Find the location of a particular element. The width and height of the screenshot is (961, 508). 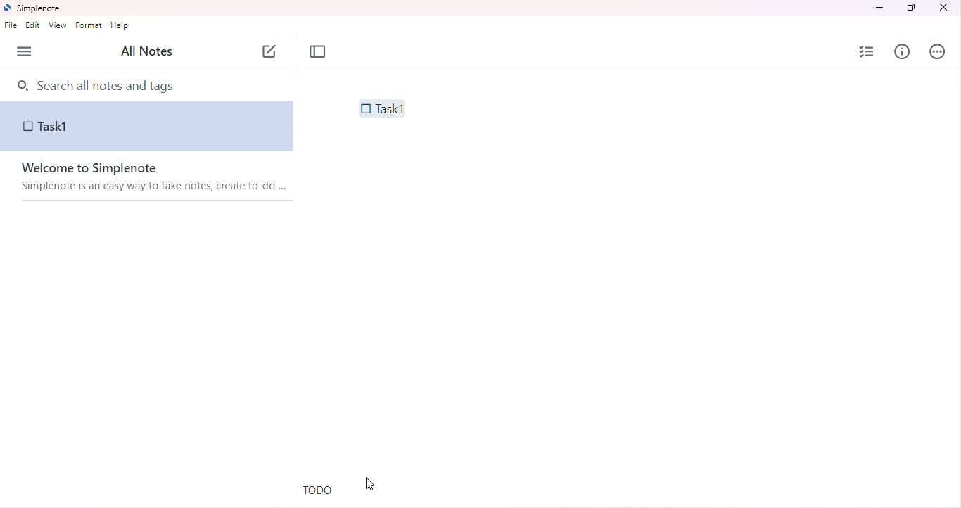

note is located at coordinates (147, 128).